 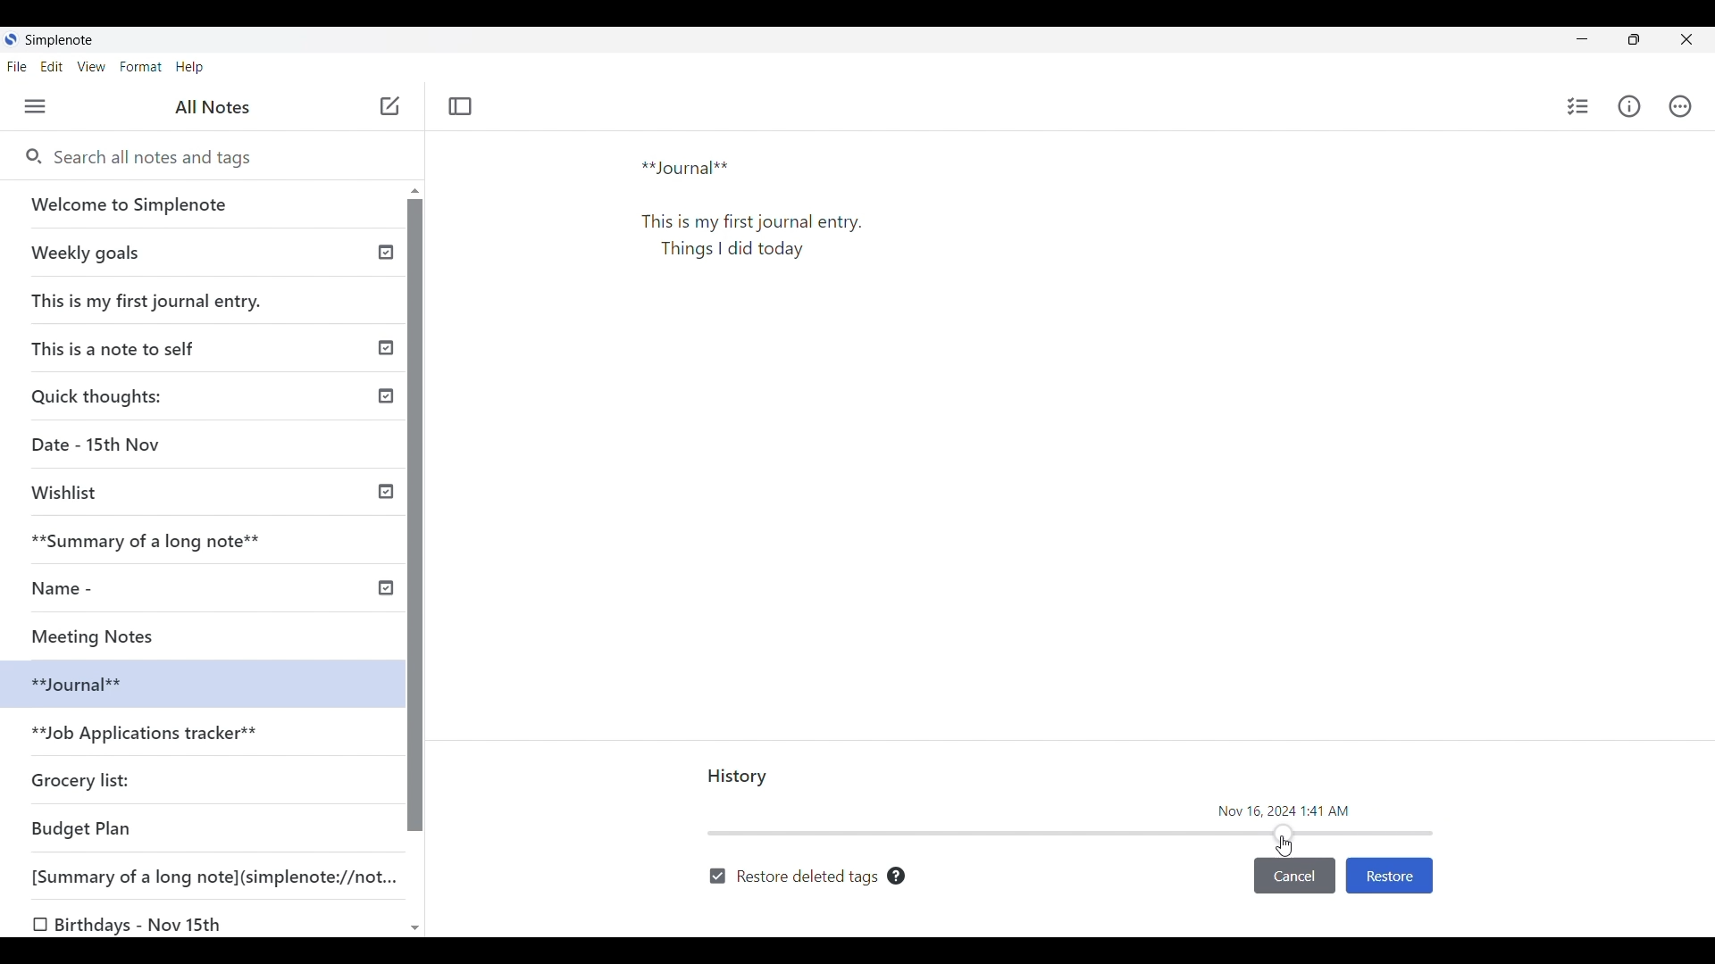 What do you see at coordinates (100, 395) in the screenshot?
I see `Quick thoughts:` at bounding box center [100, 395].